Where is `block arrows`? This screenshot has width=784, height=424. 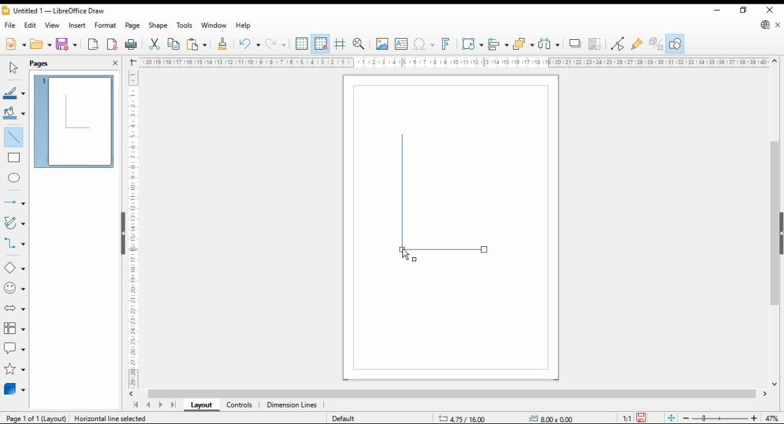 block arrows is located at coordinates (15, 309).